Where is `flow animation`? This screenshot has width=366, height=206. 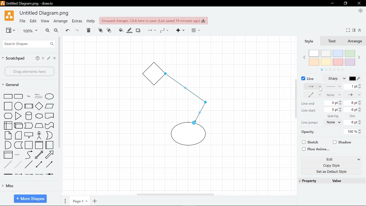 flow animation is located at coordinates (315, 149).